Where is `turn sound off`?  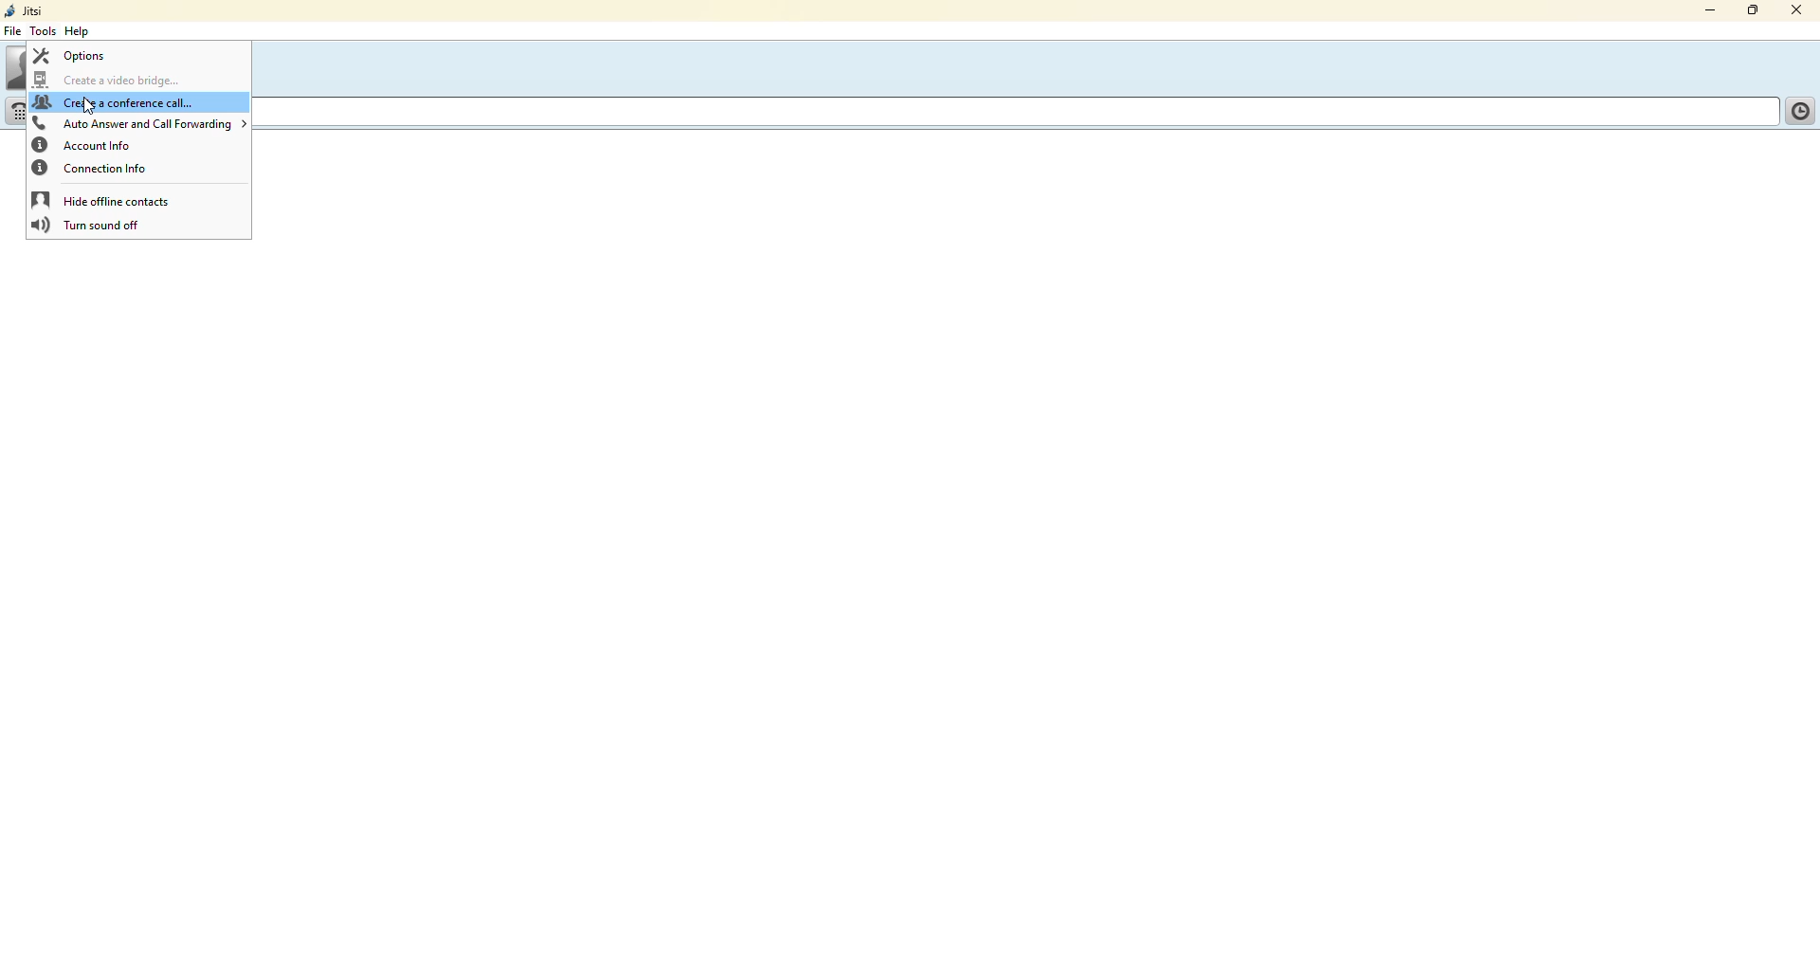 turn sound off is located at coordinates (85, 225).